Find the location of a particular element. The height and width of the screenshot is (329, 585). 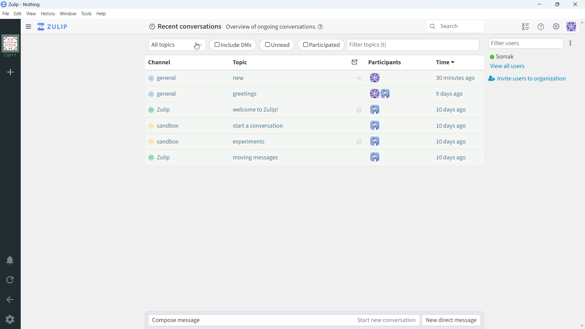

reload is located at coordinates (11, 280).